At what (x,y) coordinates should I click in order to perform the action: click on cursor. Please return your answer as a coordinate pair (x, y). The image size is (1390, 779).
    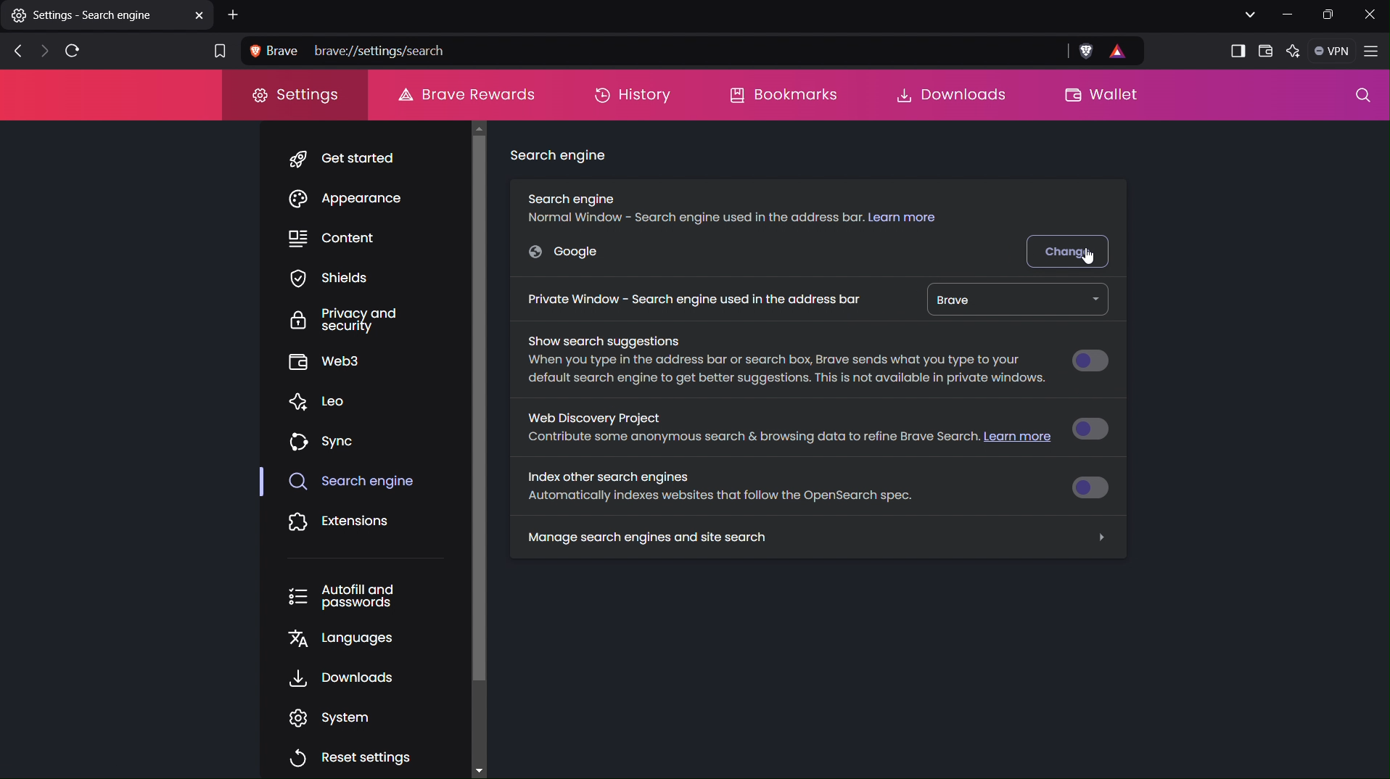
    Looking at the image, I should click on (1093, 255).